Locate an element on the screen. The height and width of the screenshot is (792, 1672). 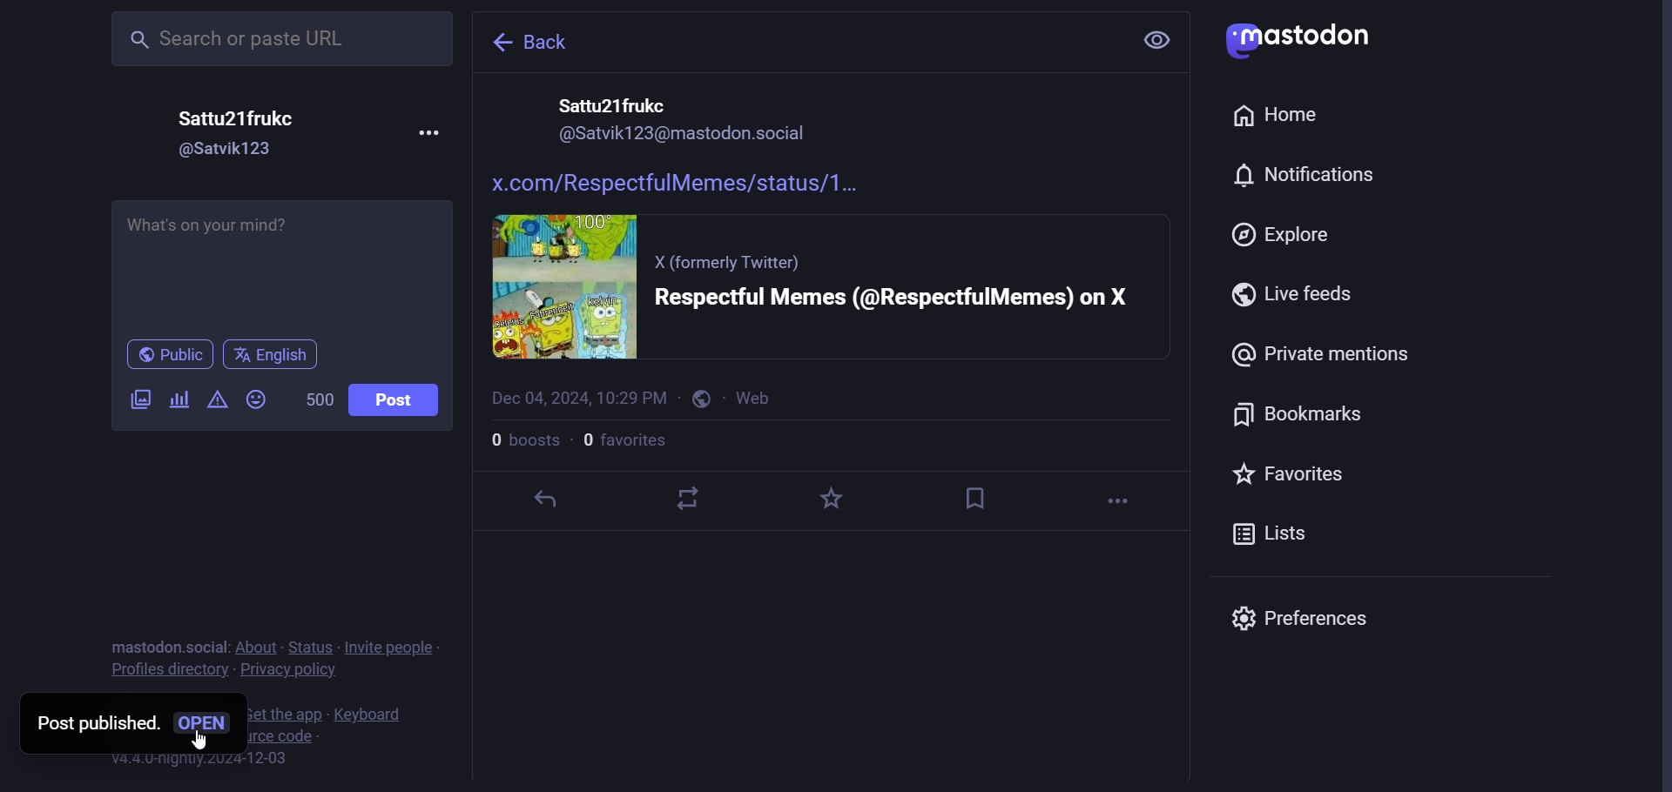
boost is located at coordinates (684, 499).